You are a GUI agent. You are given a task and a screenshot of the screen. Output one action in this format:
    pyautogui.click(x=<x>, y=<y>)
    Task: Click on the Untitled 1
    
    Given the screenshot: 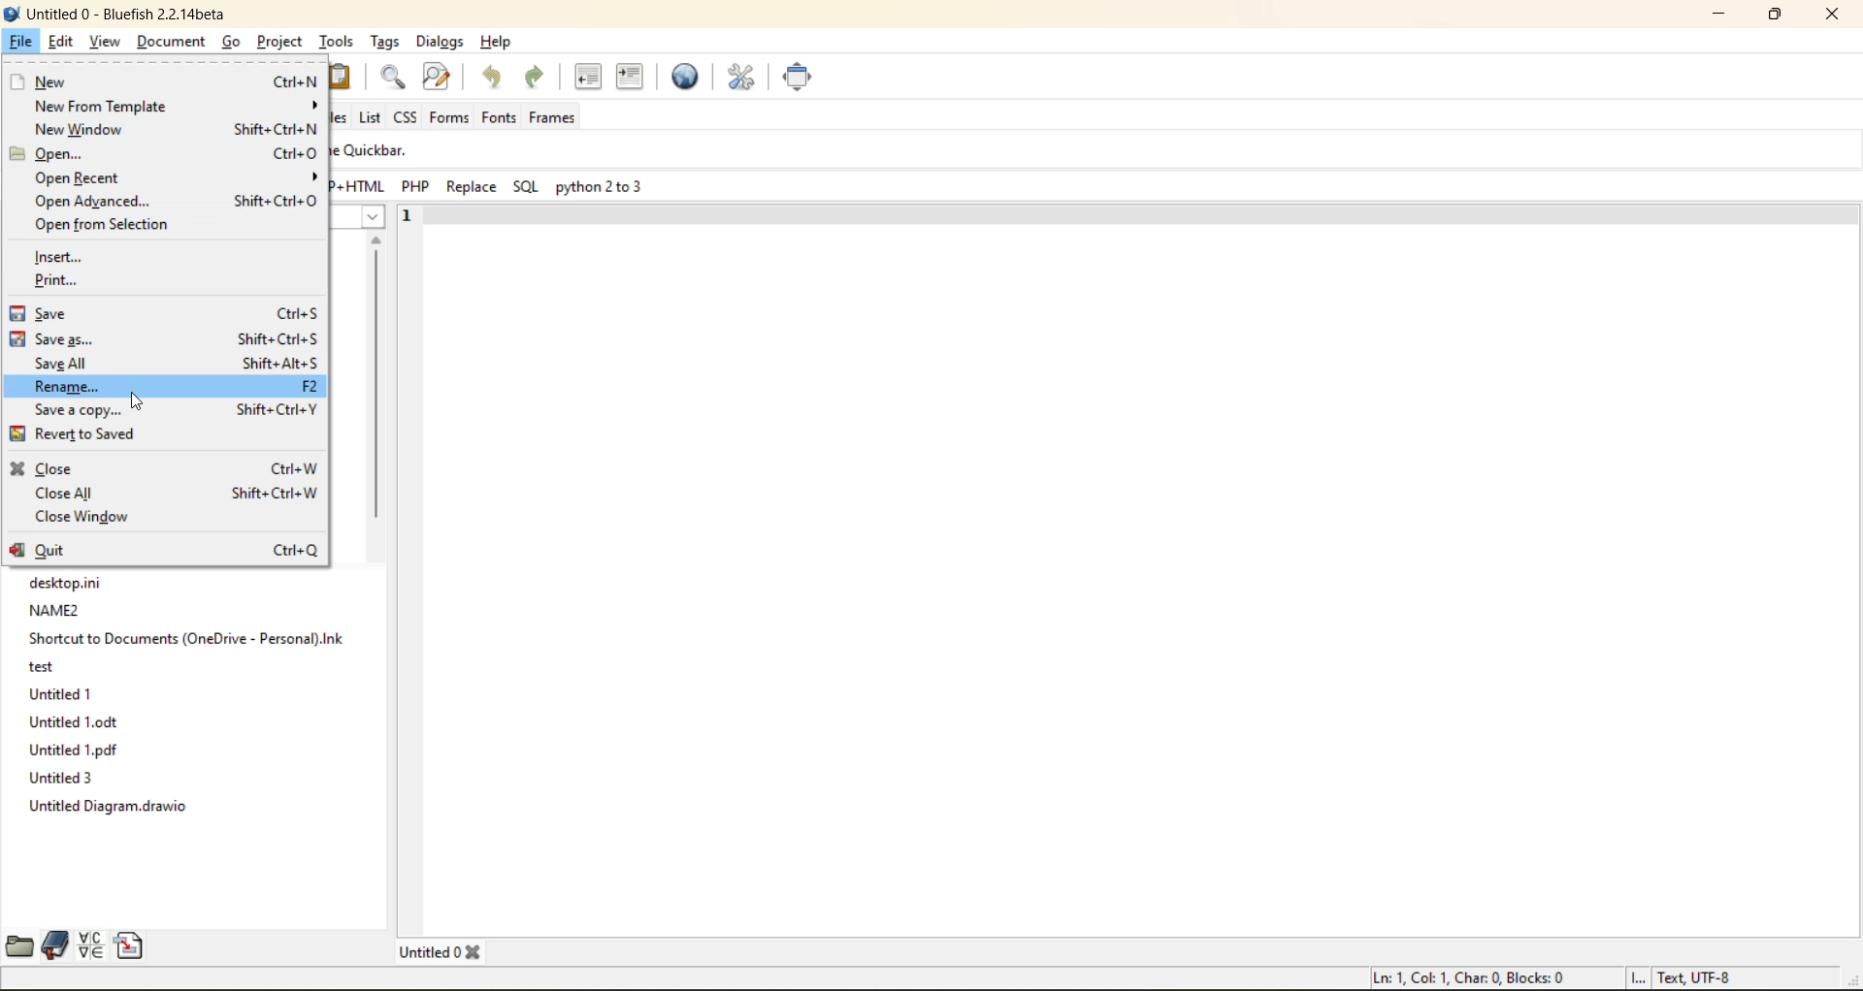 What is the action you would take?
    pyautogui.click(x=63, y=693)
    